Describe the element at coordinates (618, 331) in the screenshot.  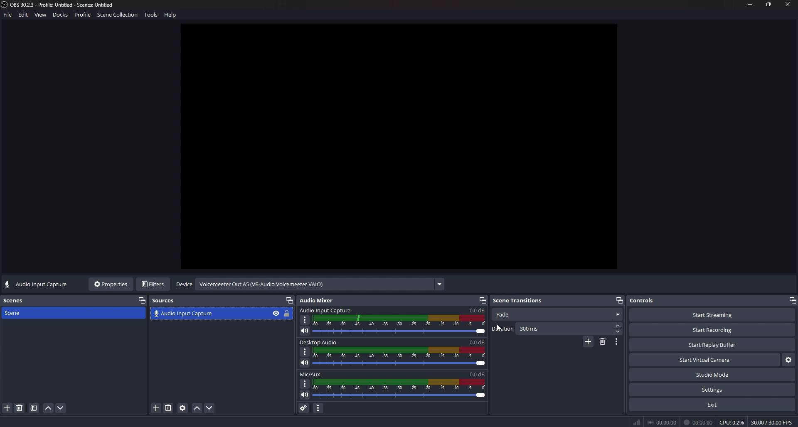
I see `decrease duration` at that location.